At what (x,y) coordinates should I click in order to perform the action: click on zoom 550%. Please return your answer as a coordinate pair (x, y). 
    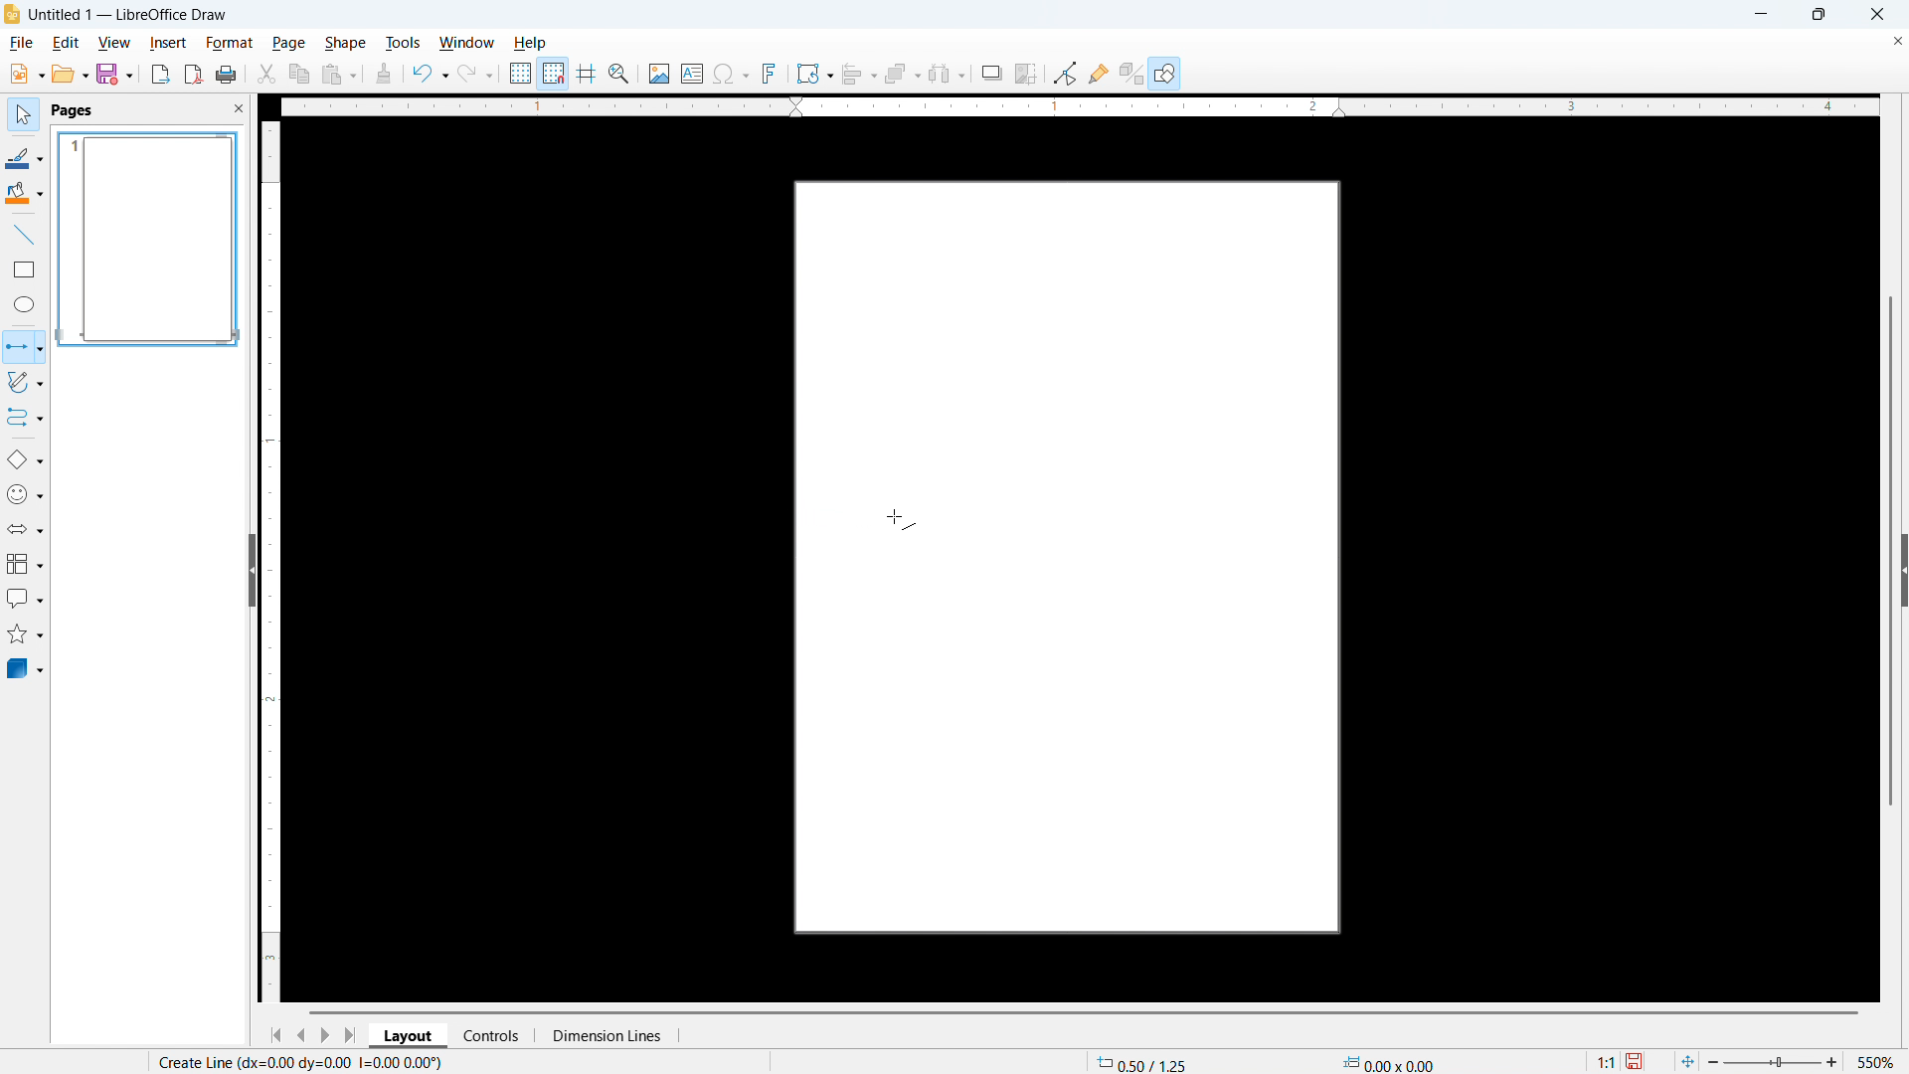
    Looking at the image, I should click on (1808, 1059).